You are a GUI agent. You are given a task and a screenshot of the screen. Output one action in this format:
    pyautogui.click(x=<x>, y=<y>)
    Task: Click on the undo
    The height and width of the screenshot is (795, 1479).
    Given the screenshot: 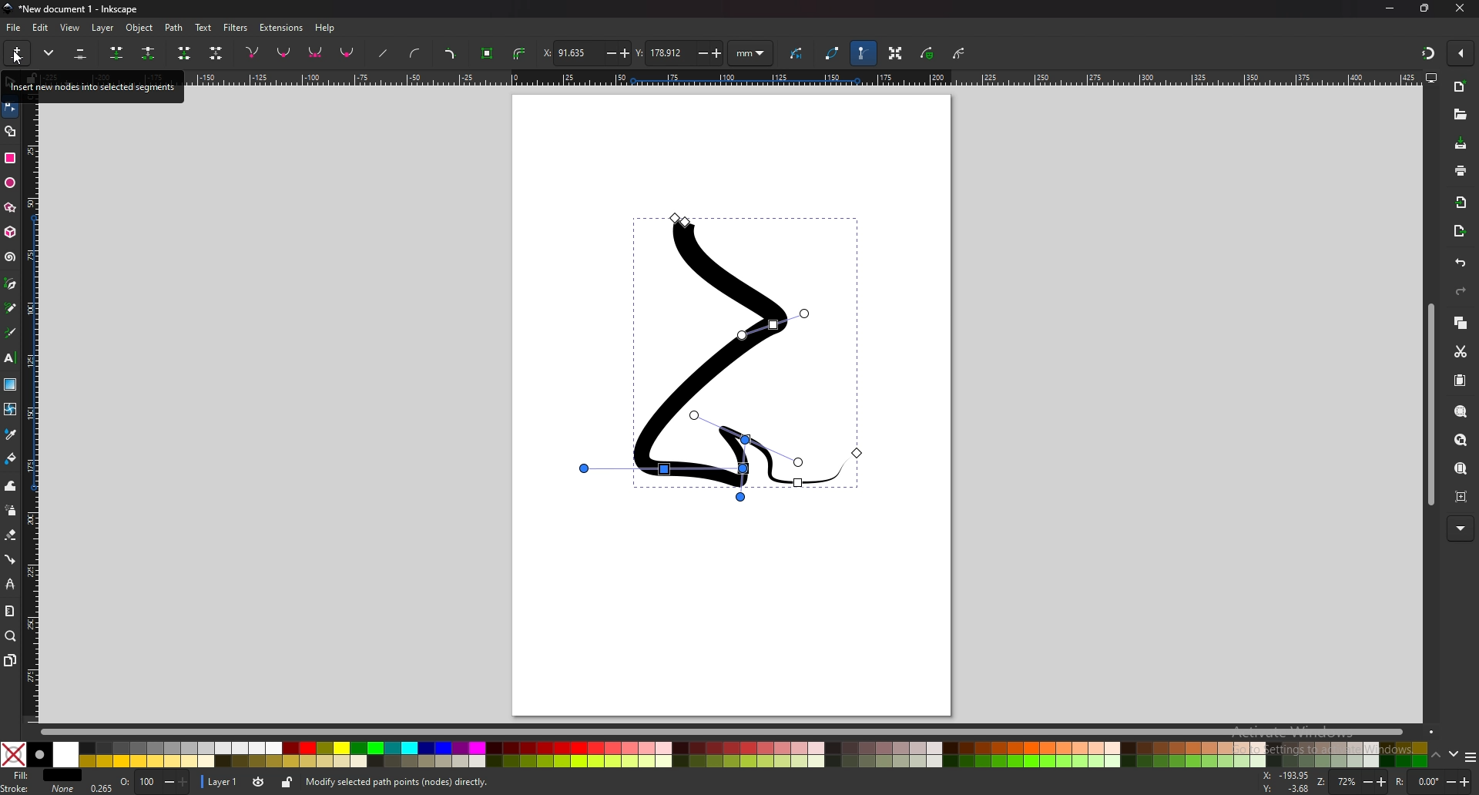 What is the action you would take?
    pyautogui.click(x=1461, y=263)
    